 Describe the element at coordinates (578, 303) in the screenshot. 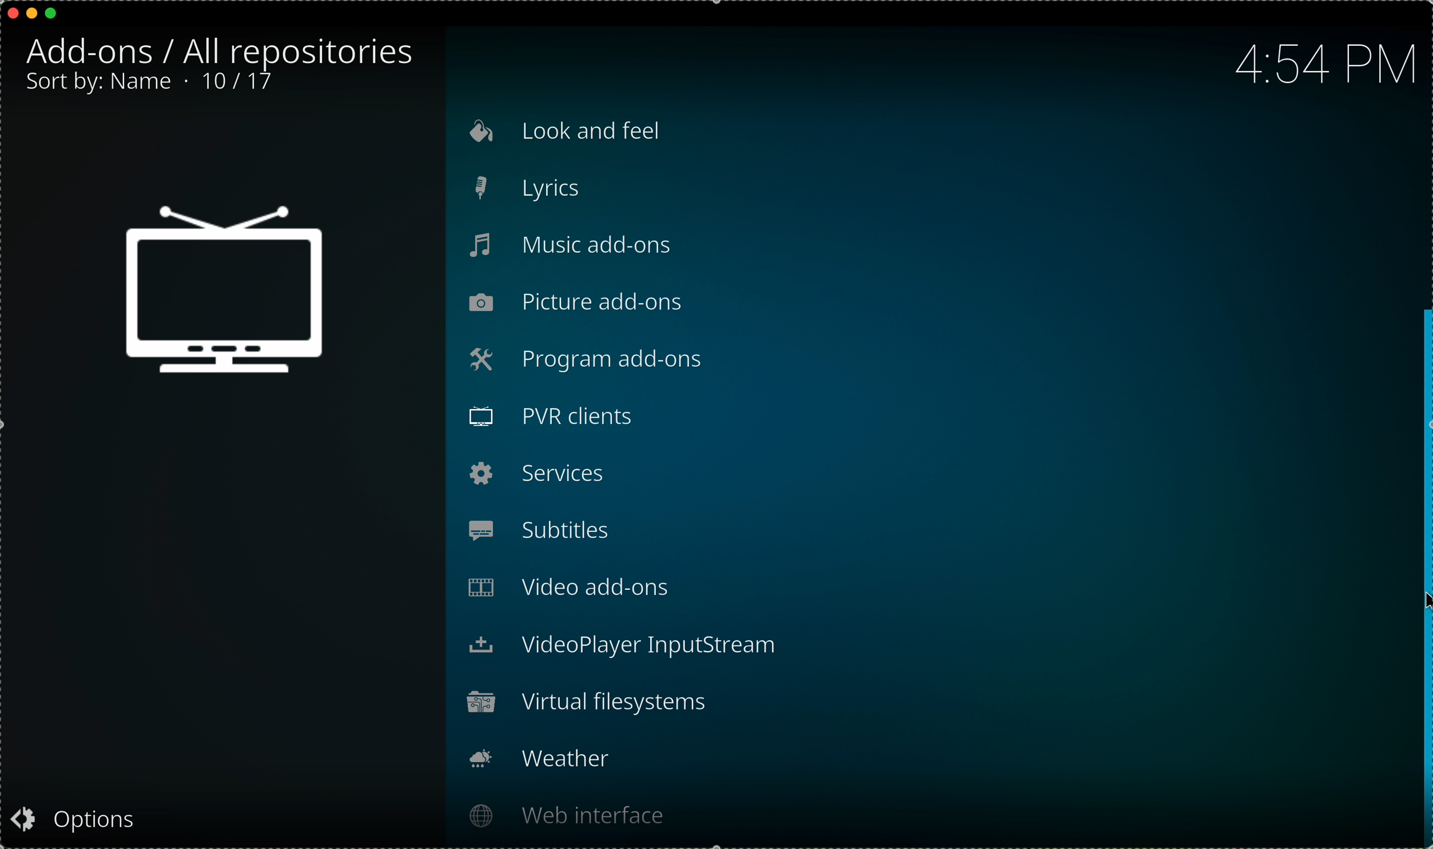

I see `picture add-ons` at that location.